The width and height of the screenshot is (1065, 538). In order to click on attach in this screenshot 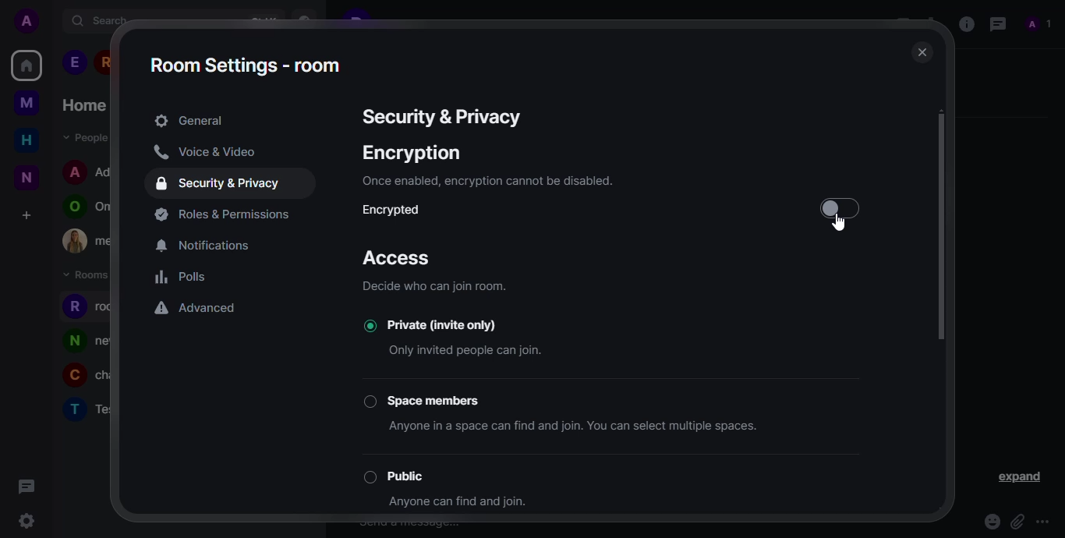, I will do `click(1016, 519)`.